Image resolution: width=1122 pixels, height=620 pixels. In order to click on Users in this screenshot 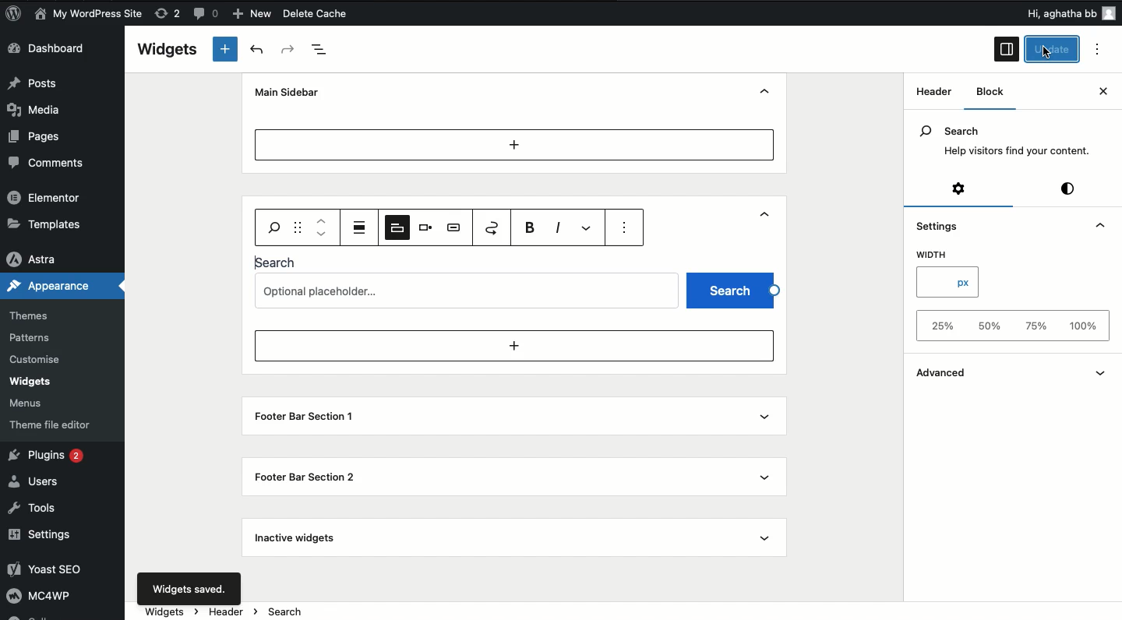, I will do `click(41, 481)`.